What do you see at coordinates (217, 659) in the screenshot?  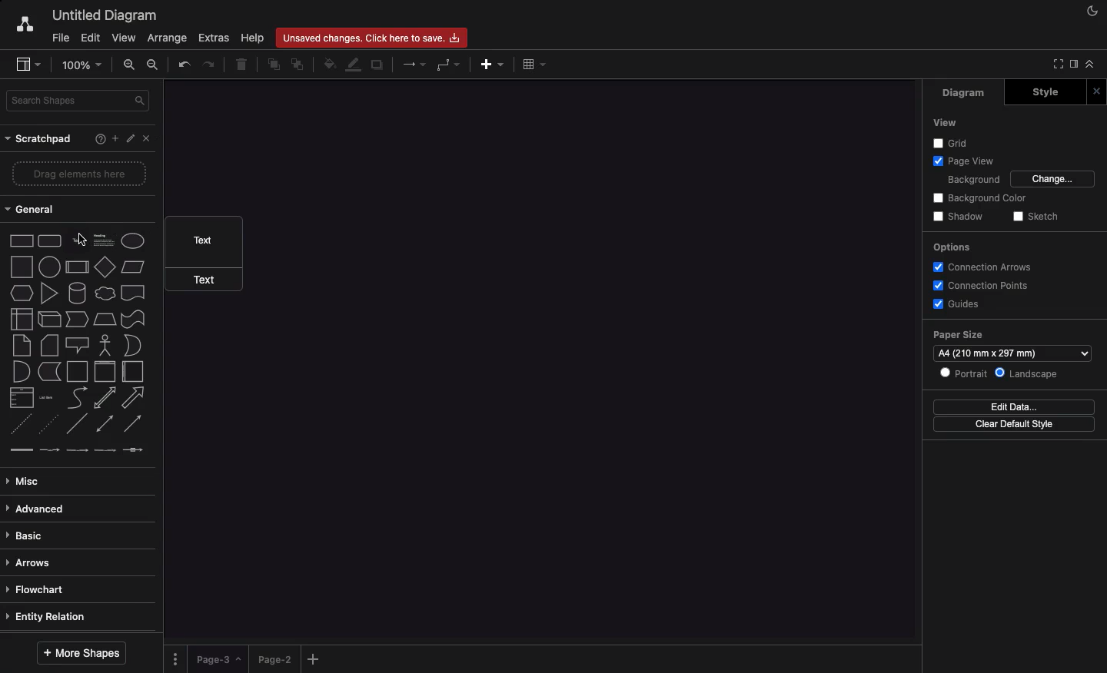 I see `Page 3` at bounding box center [217, 659].